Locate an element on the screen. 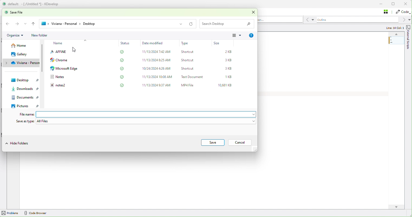 This screenshot has width=412, height=217. Size is located at coordinates (217, 43).